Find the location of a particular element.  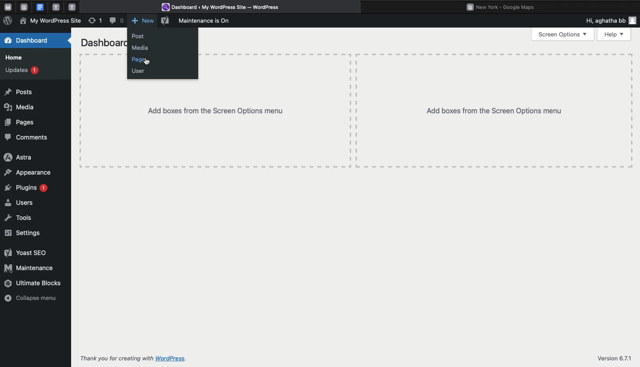

tab is located at coordinates (73, 7).